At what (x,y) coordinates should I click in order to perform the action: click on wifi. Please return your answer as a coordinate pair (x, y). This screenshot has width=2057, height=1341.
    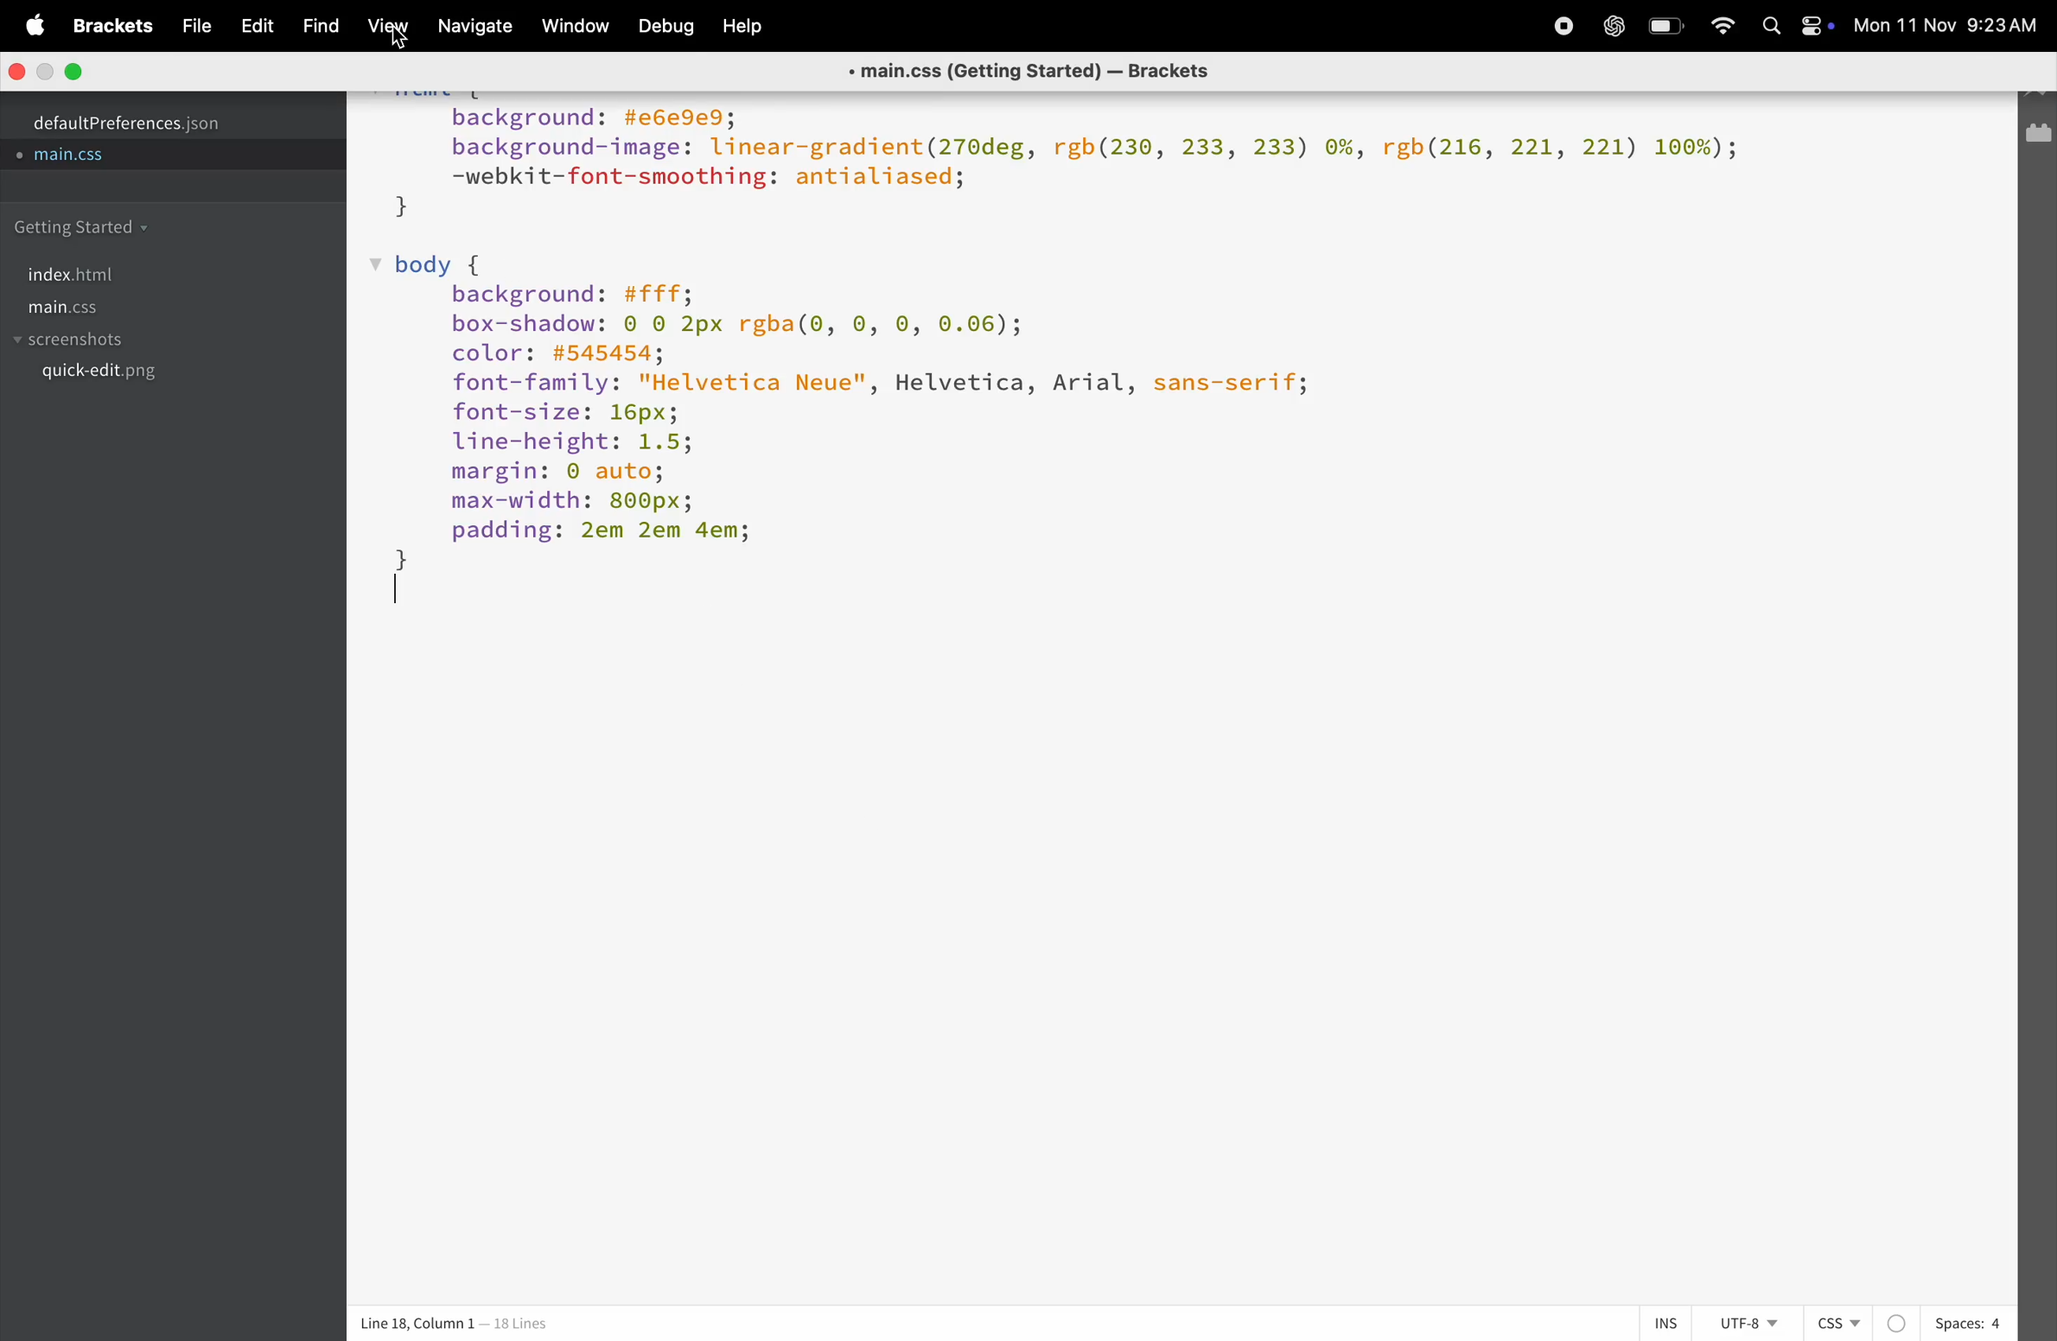
    Looking at the image, I should click on (1722, 26).